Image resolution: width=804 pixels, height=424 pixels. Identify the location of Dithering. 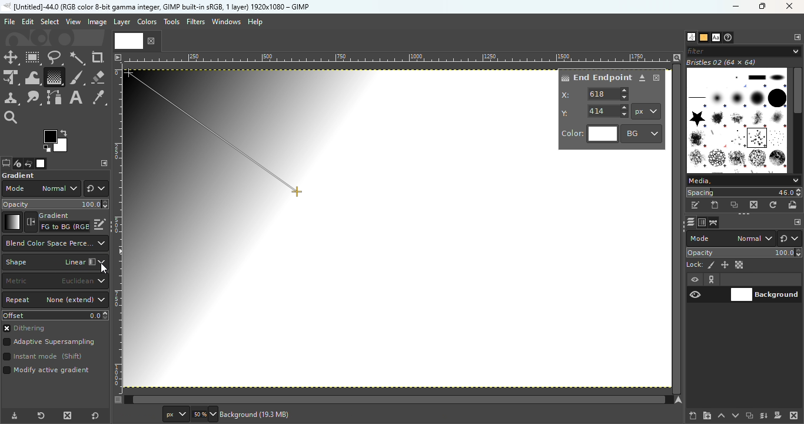
(29, 329).